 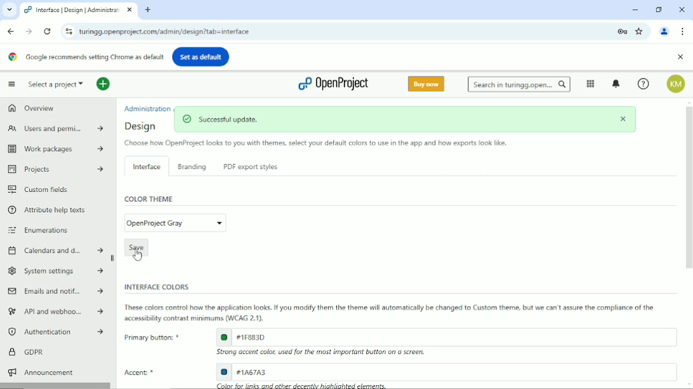 What do you see at coordinates (11, 84) in the screenshot?
I see `Collapse project menu` at bounding box center [11, 84].